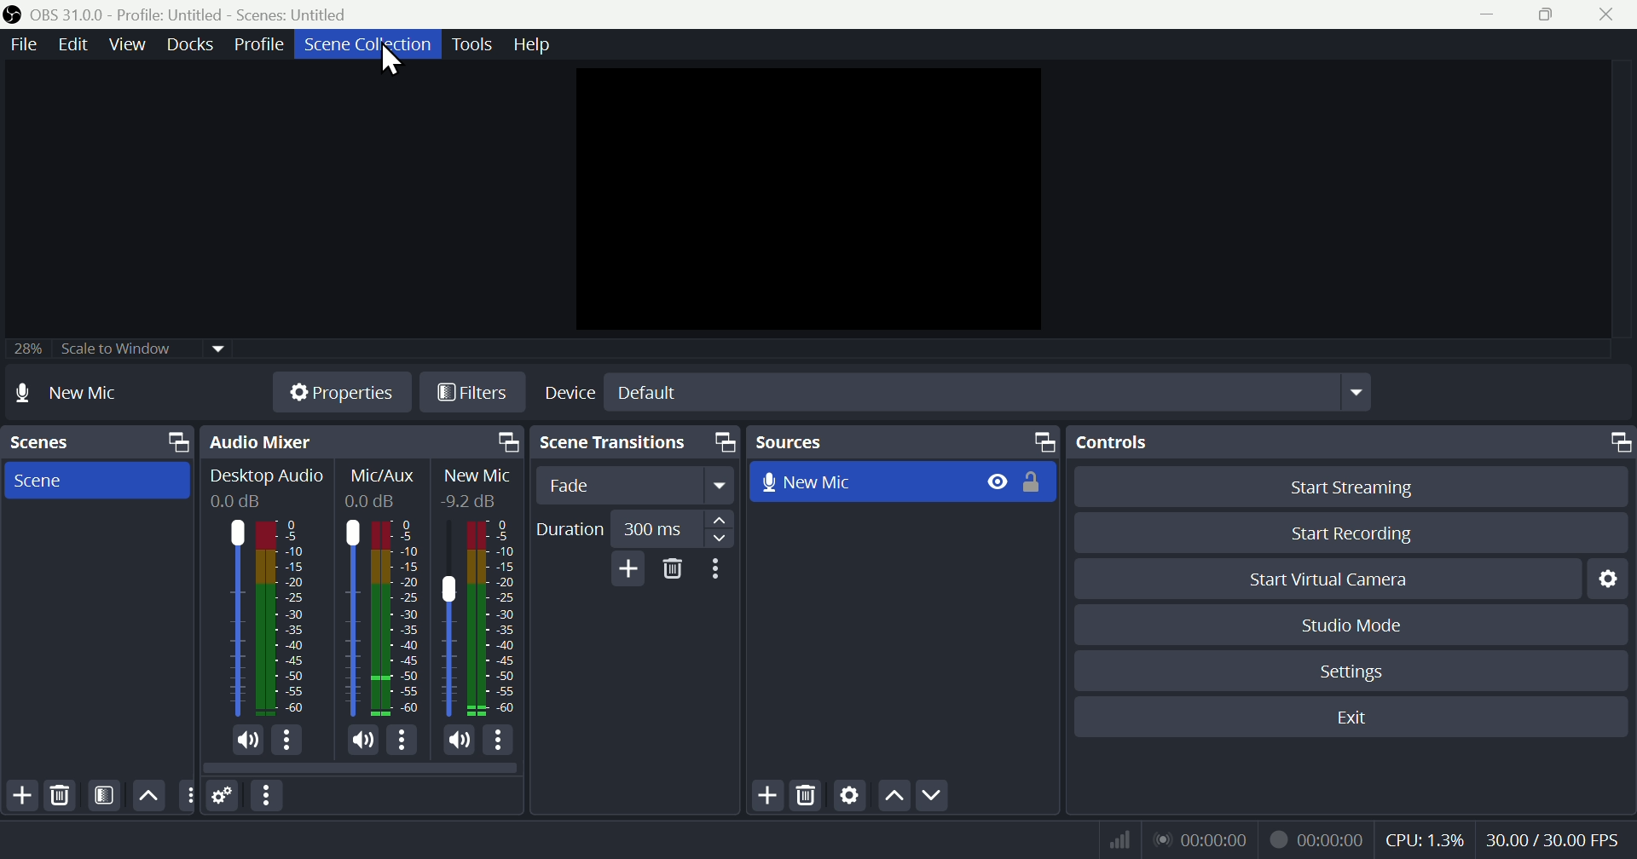  I want to click on View, so click(123, 49).